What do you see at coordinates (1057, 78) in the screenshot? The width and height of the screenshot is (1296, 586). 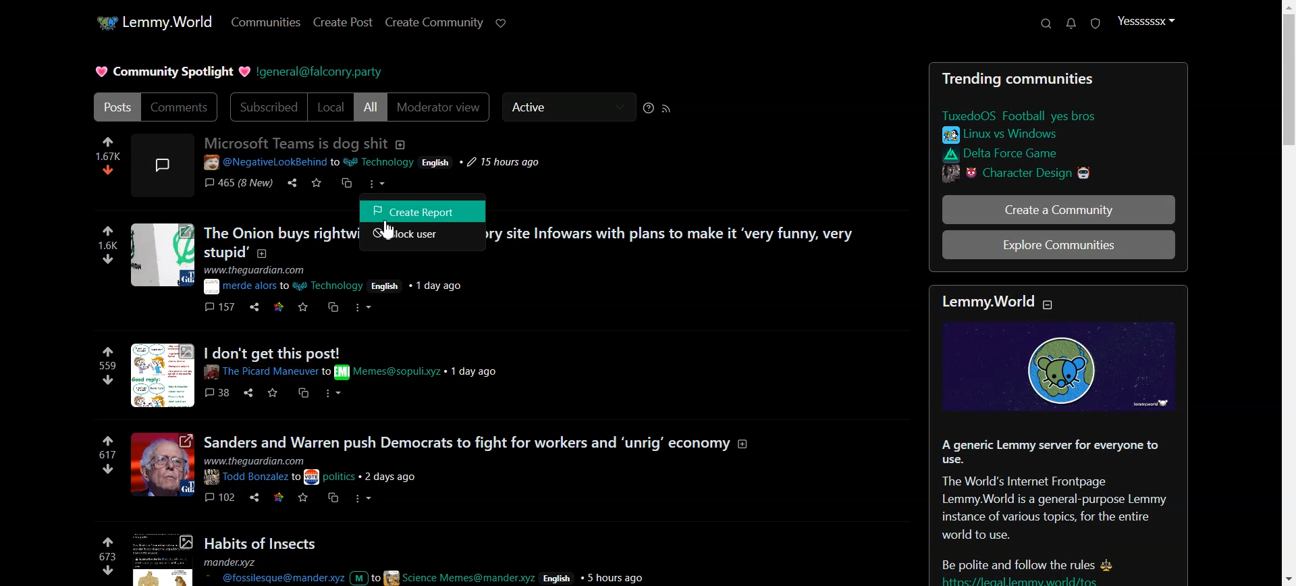 I see `Text` at bounding box center [1057, 78].